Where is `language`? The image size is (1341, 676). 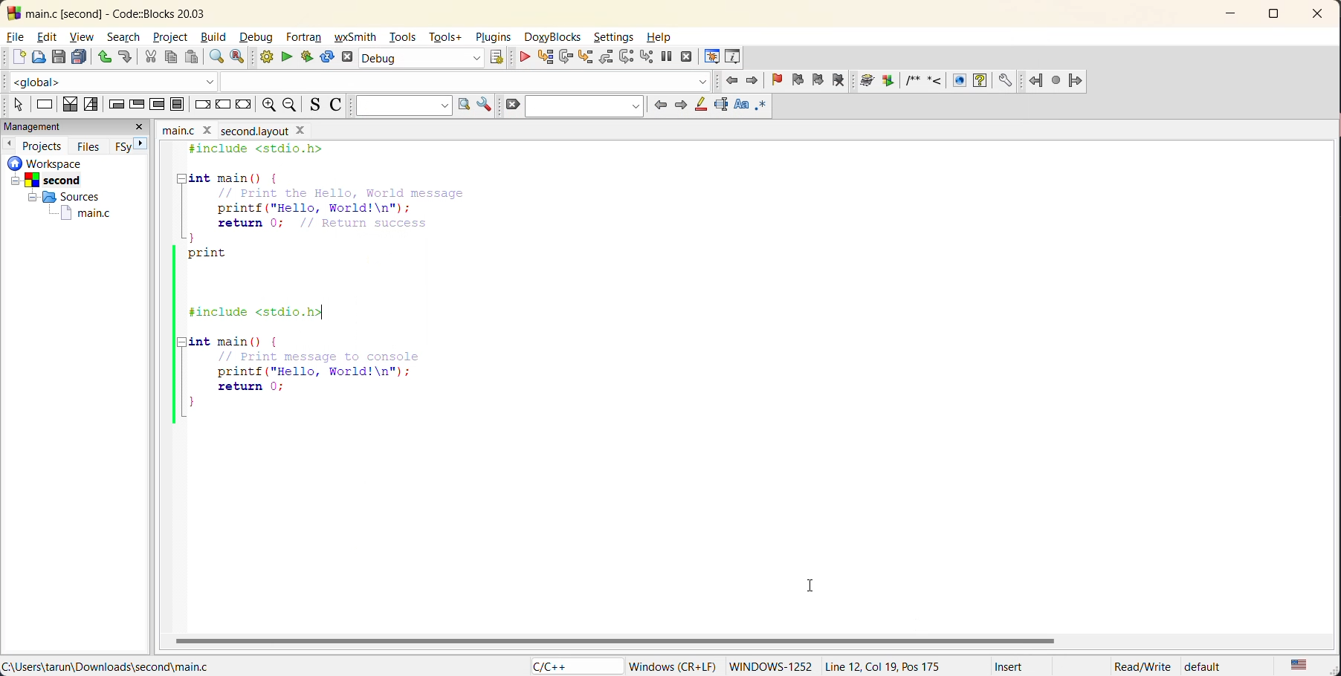
language is located at coordinates (569, 665).